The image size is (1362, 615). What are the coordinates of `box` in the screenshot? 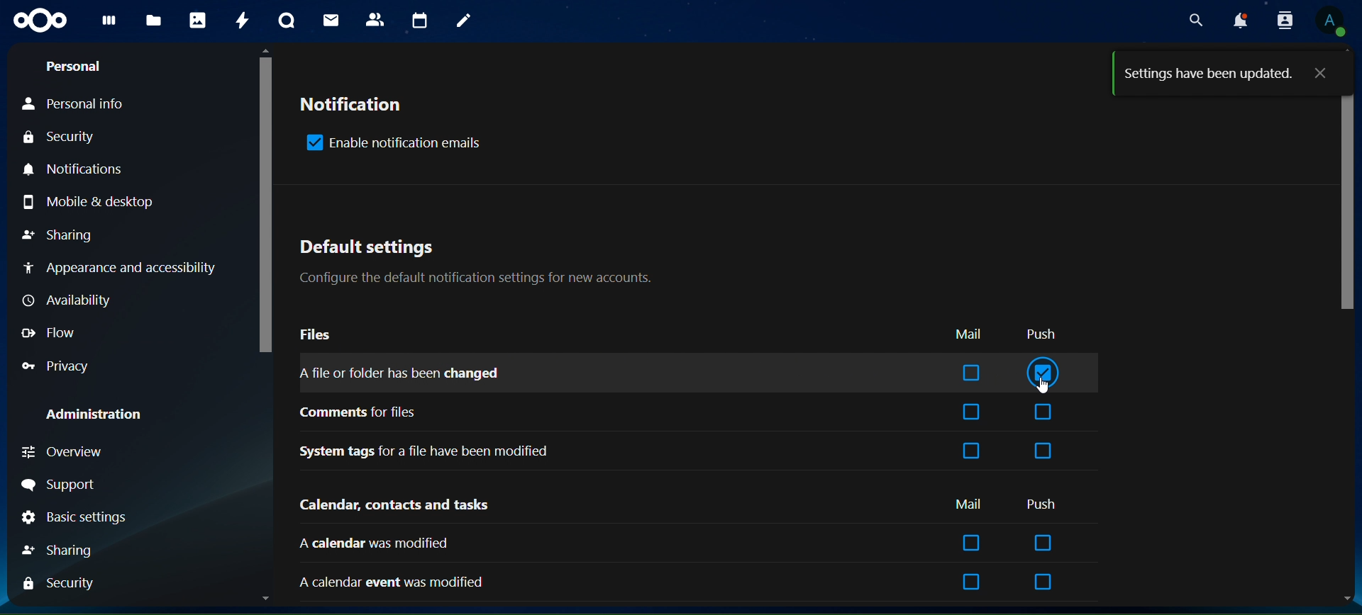 It's located at (973, 451).